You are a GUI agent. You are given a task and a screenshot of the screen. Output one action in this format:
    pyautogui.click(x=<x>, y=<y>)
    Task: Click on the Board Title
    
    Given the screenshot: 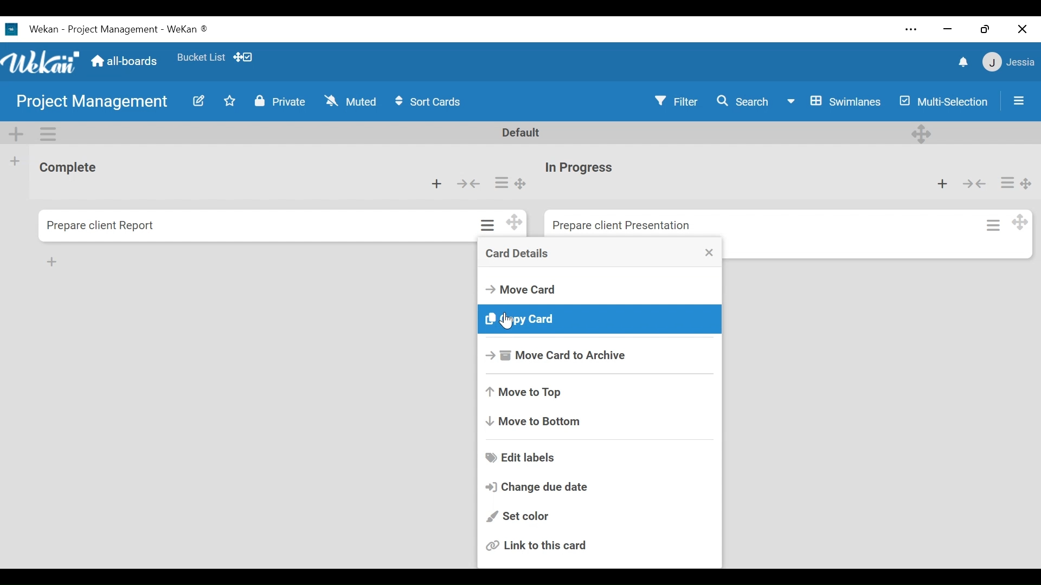 What is the action you would take?
    pyautogui.click(x=91, y=102)
    